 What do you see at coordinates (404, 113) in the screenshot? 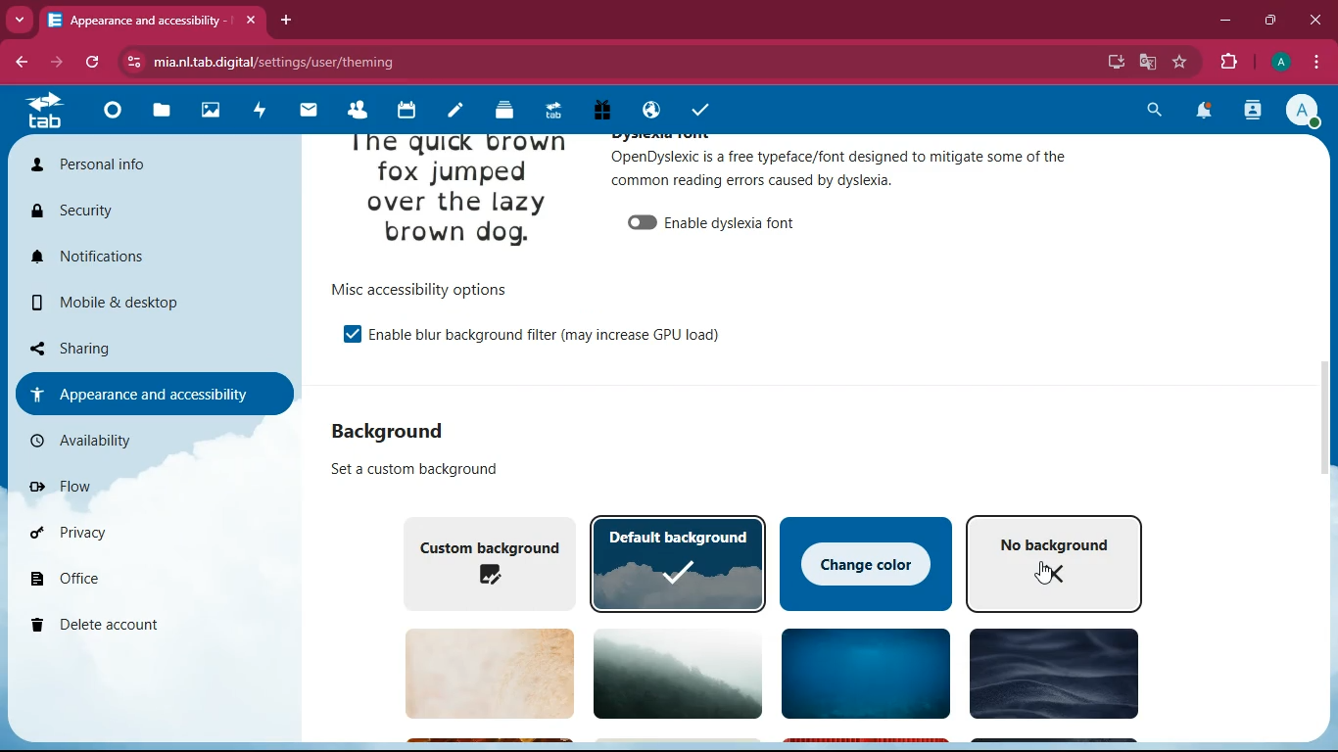
I see `calendar` at bounding box center [404, 113].